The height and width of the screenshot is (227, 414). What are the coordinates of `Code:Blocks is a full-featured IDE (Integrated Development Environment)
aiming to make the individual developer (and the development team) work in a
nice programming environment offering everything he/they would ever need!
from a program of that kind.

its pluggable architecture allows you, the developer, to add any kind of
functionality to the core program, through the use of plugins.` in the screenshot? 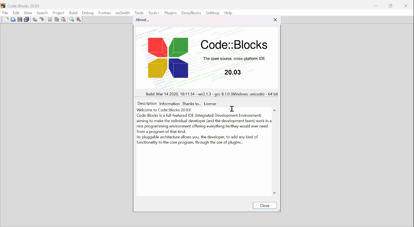 It's located at (204, 129).